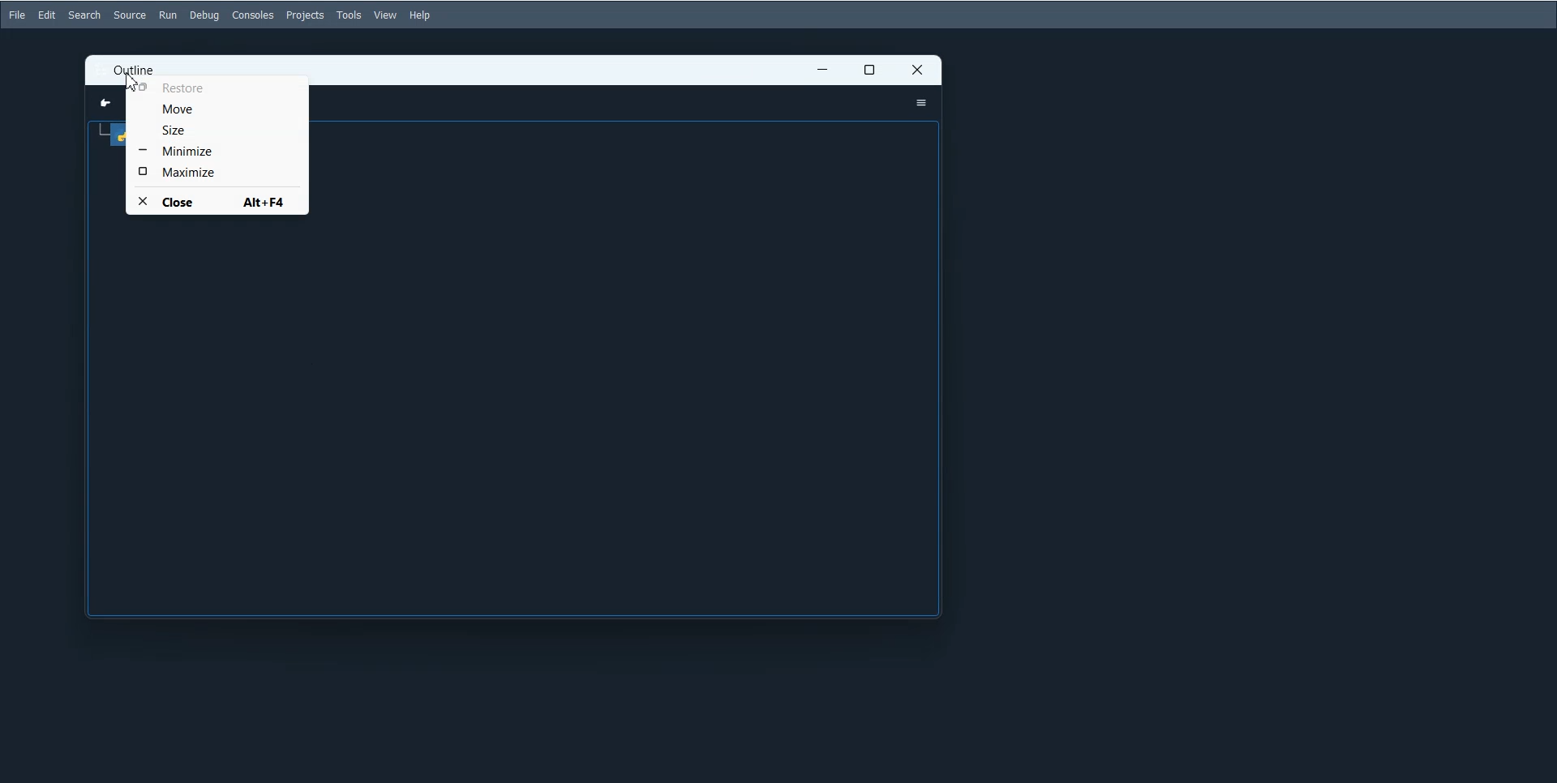 The width and height of the screenshot is (1557, 783). Describe the element at coordinates (135, 69) in the screenshot. I see `outline` at that location.